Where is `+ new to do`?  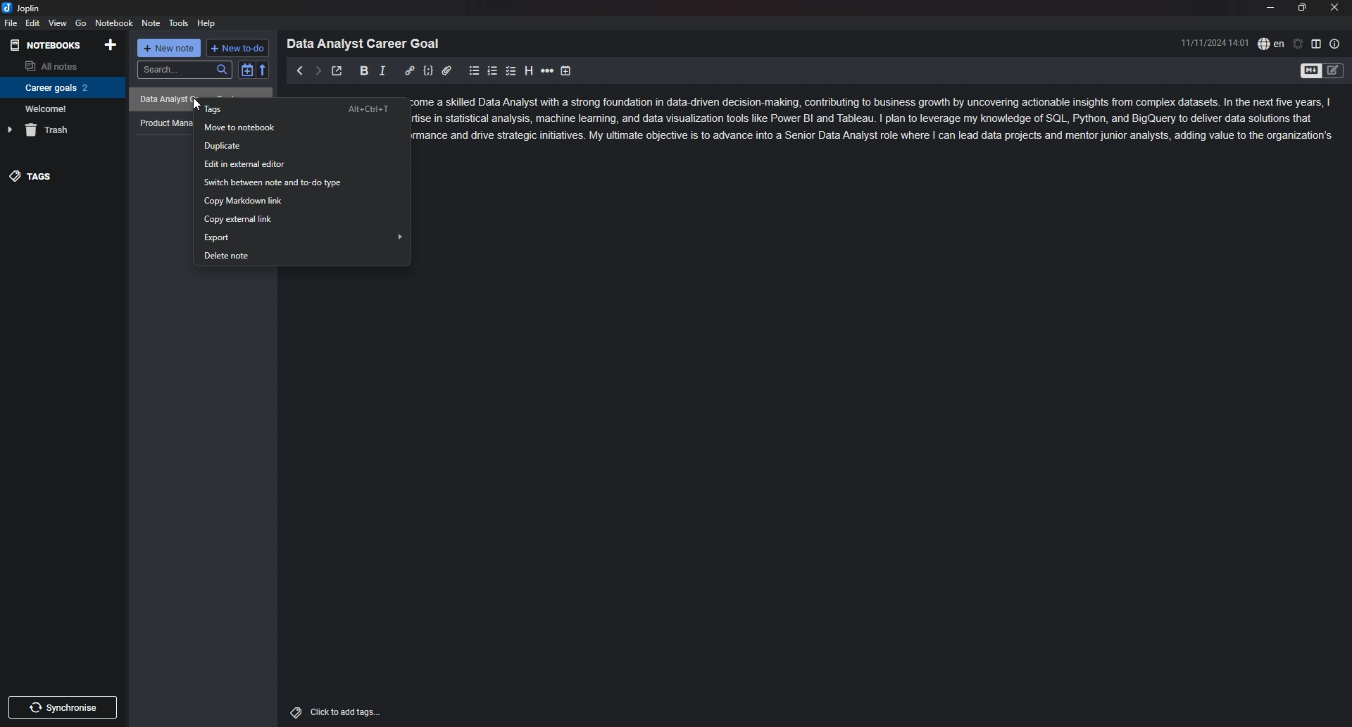 + new to do is located at coordinates (237, 48).